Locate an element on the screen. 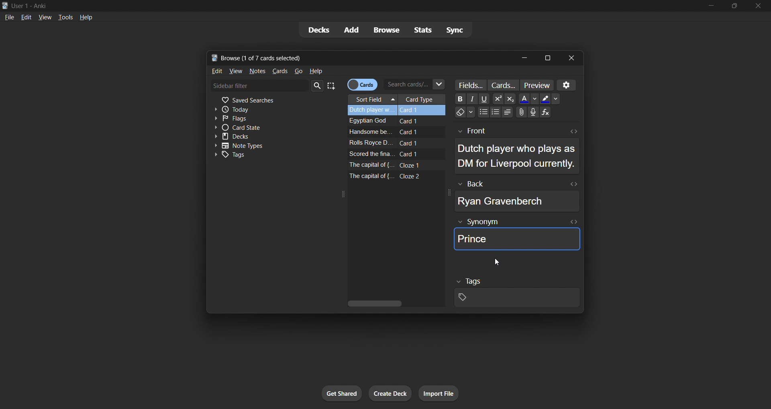 The image size is (771, 409). go is located at coordinates (298, 71).